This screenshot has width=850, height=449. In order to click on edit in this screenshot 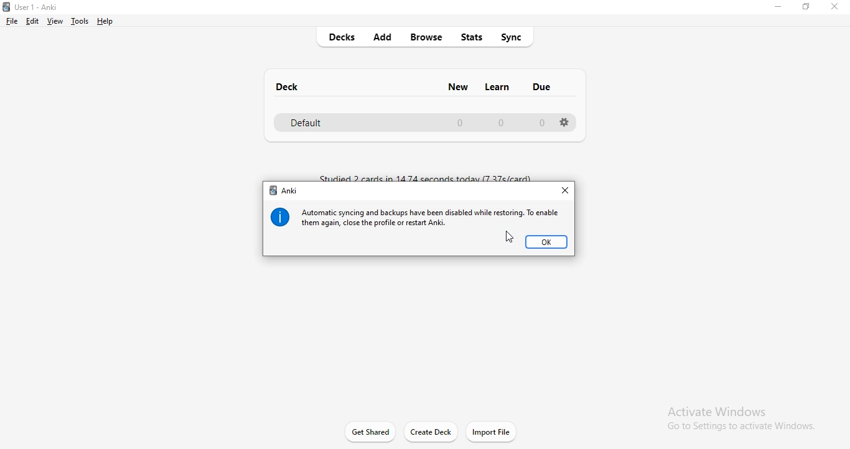, I will do `click(33, 21)`.